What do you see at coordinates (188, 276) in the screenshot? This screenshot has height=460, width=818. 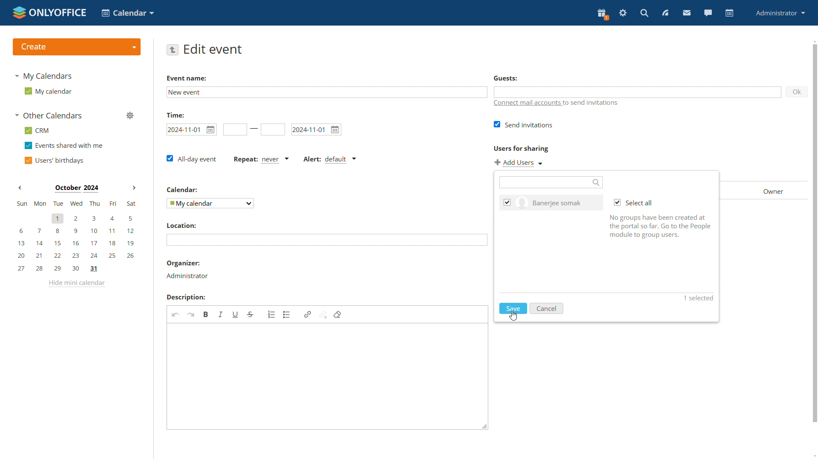 I see `organizer` at bounding box center [188, 276].